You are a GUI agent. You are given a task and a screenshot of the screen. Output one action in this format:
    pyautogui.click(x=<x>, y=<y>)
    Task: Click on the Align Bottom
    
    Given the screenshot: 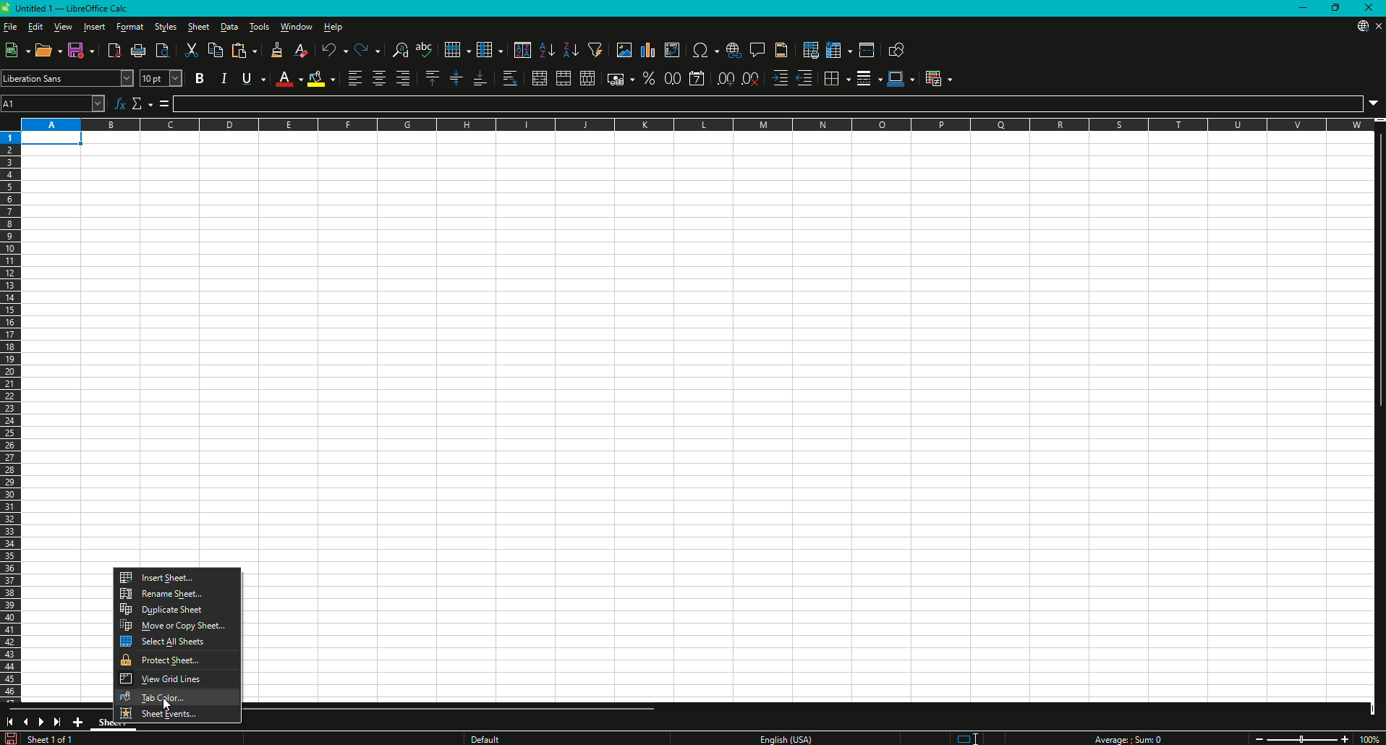 What is the action you would take?
    pyautogui.click(x=480, y=78)
    